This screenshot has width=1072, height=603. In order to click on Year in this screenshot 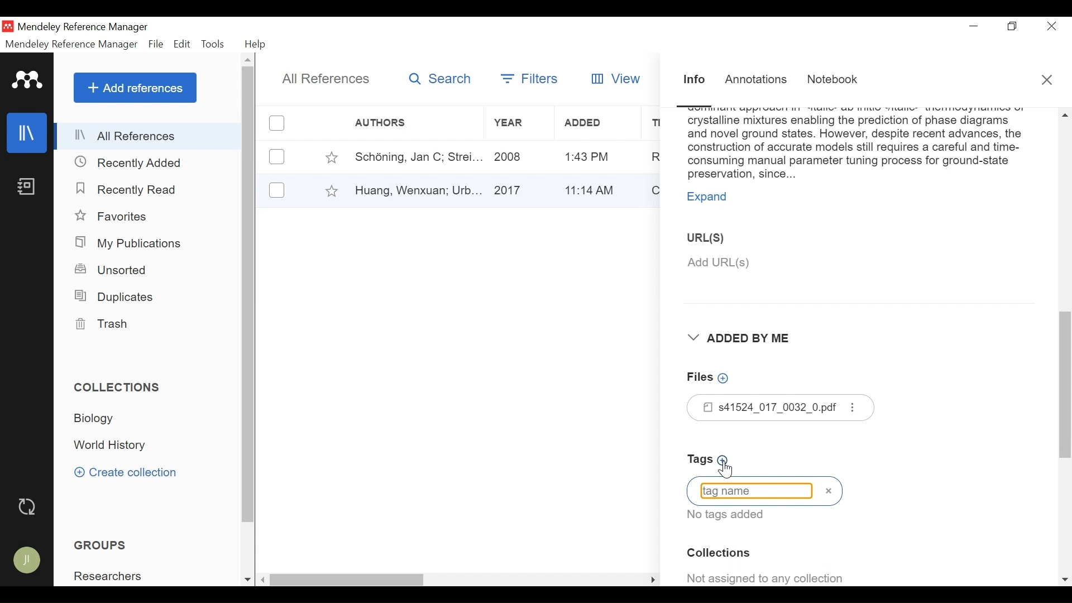, I will do `click(517, 189)`.